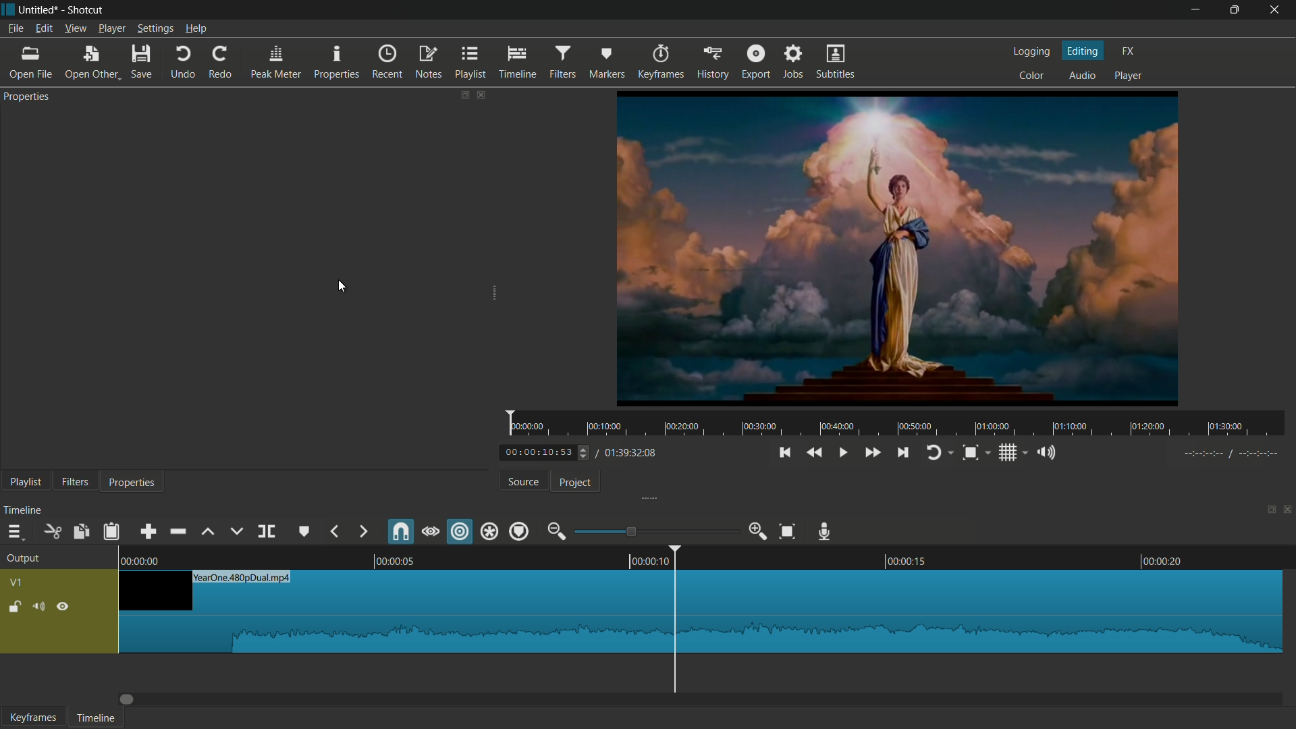 The height and width of the screenshot is (729, 1296). What do you see at coordinates (522, 482) in the screenshot?
I see `source` at bounding box center [522, 482].